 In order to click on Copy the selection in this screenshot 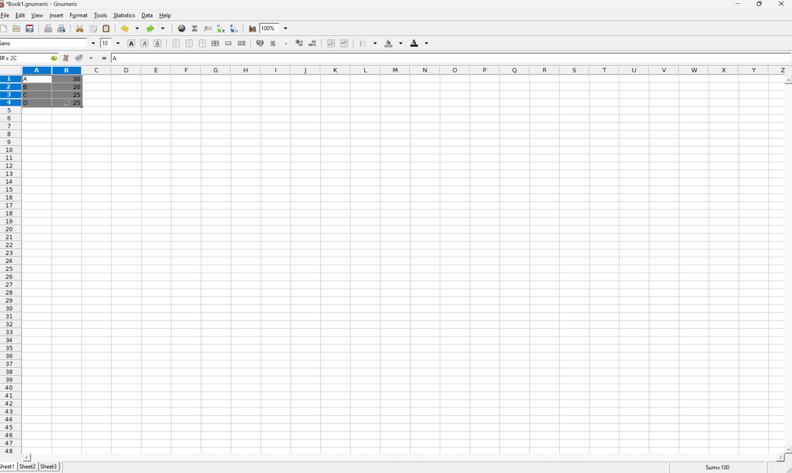, I will do `click(93, 29)`.